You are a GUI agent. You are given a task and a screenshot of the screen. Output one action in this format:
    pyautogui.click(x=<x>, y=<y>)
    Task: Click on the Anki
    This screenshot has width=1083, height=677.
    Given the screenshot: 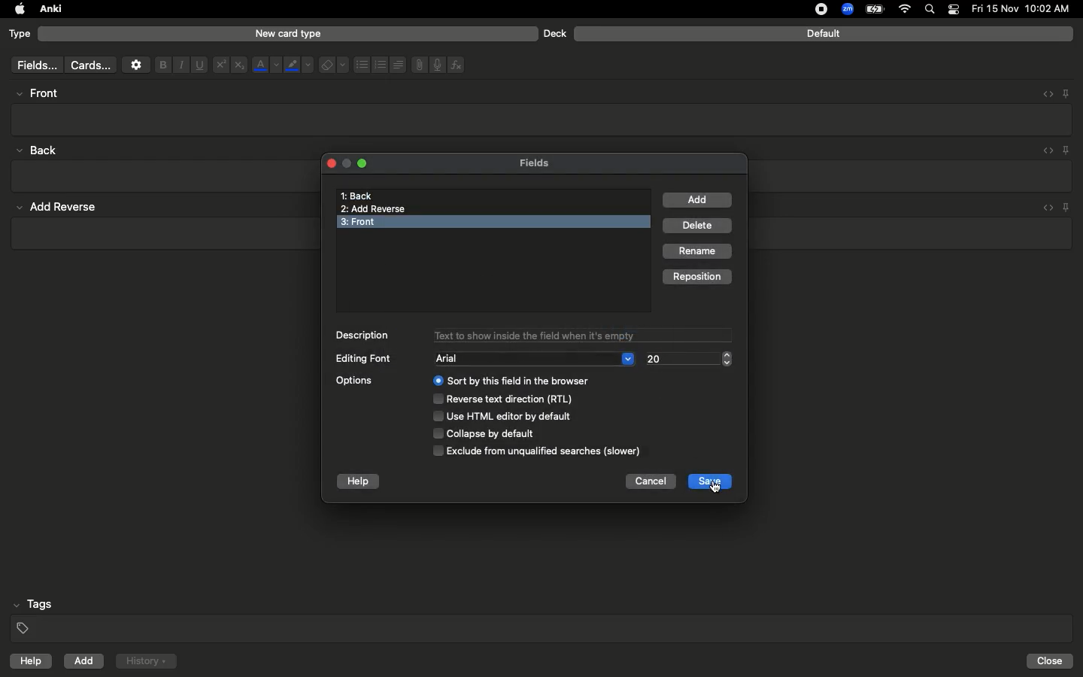 What is the action you would take?
    pyautogui.click(x=50, y=10)
    